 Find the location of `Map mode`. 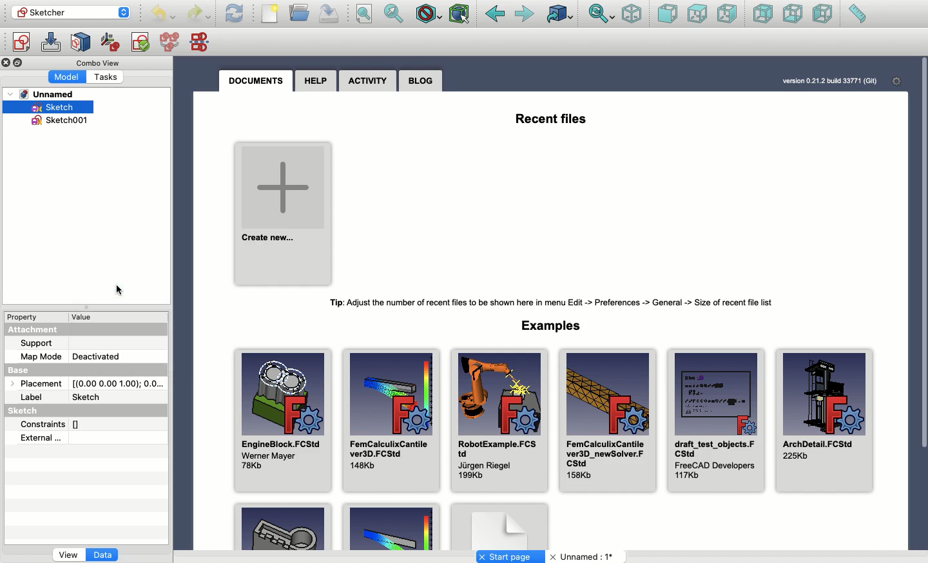

Map mode is located at coordinates (41, 355).